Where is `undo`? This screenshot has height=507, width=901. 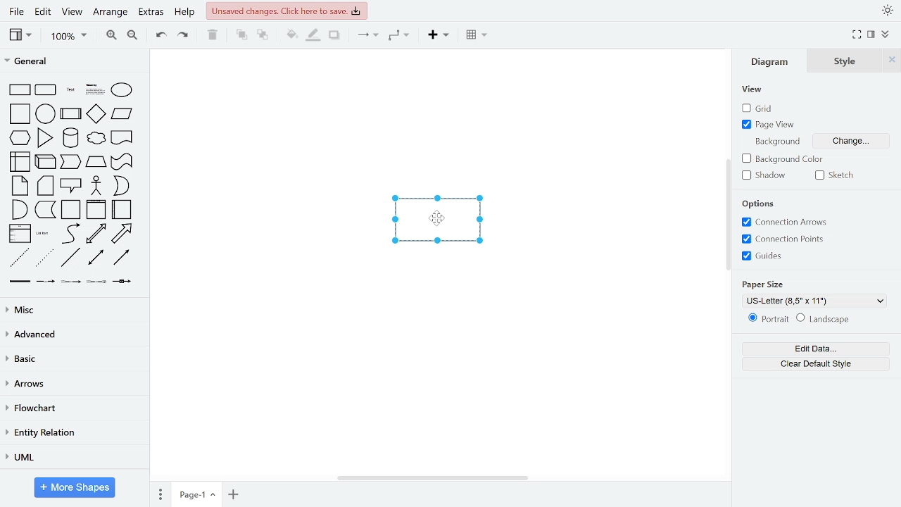
undo is located at coordinates (161, 37).